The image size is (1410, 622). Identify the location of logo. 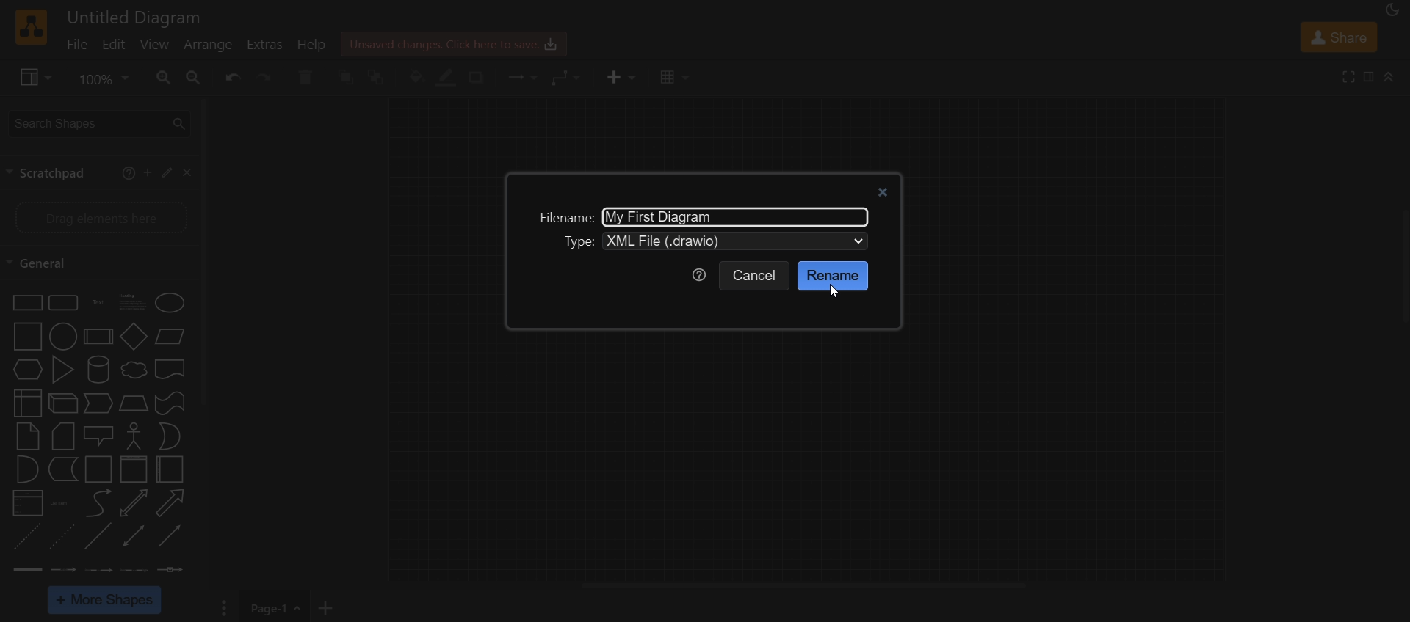
(32, 27).